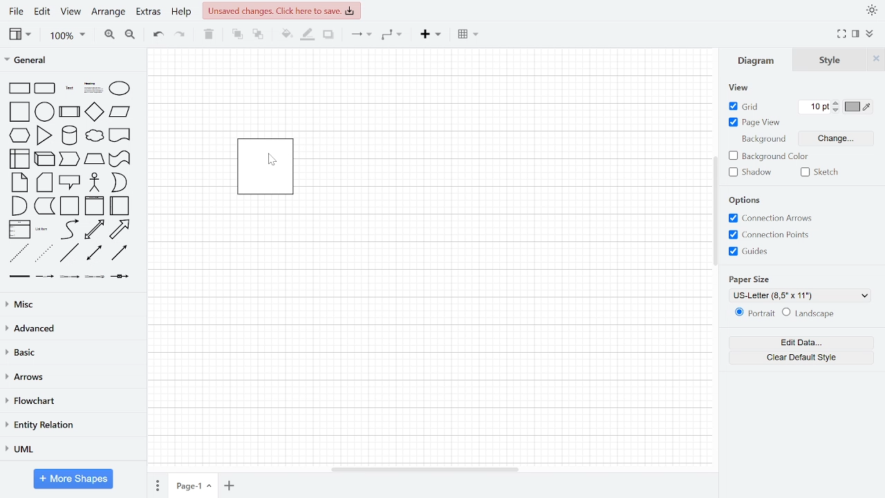  I want to click on rectangle, so click(19, 89).